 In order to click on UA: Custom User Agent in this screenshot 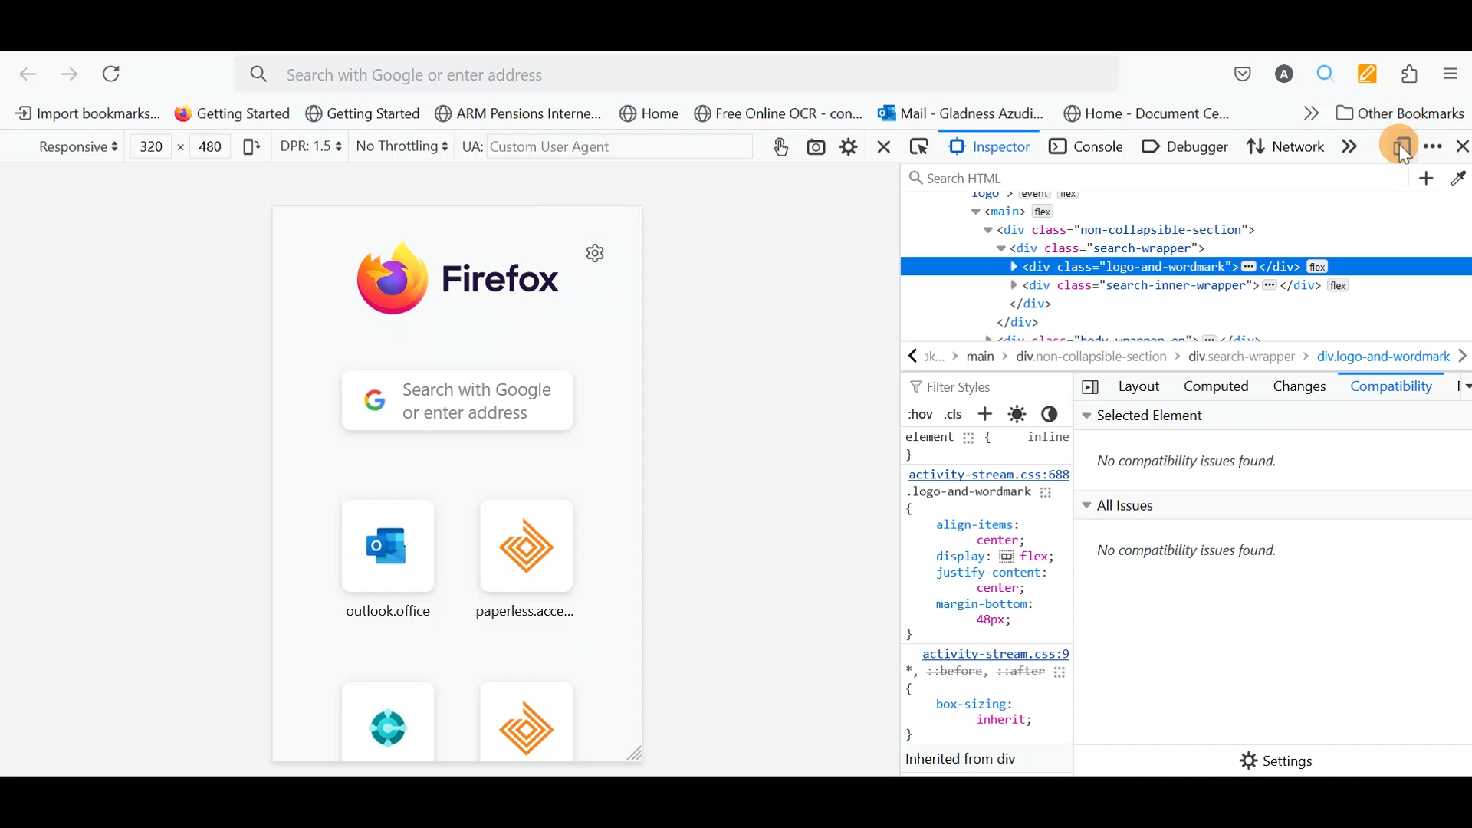, I will do `click(588, 146)`.